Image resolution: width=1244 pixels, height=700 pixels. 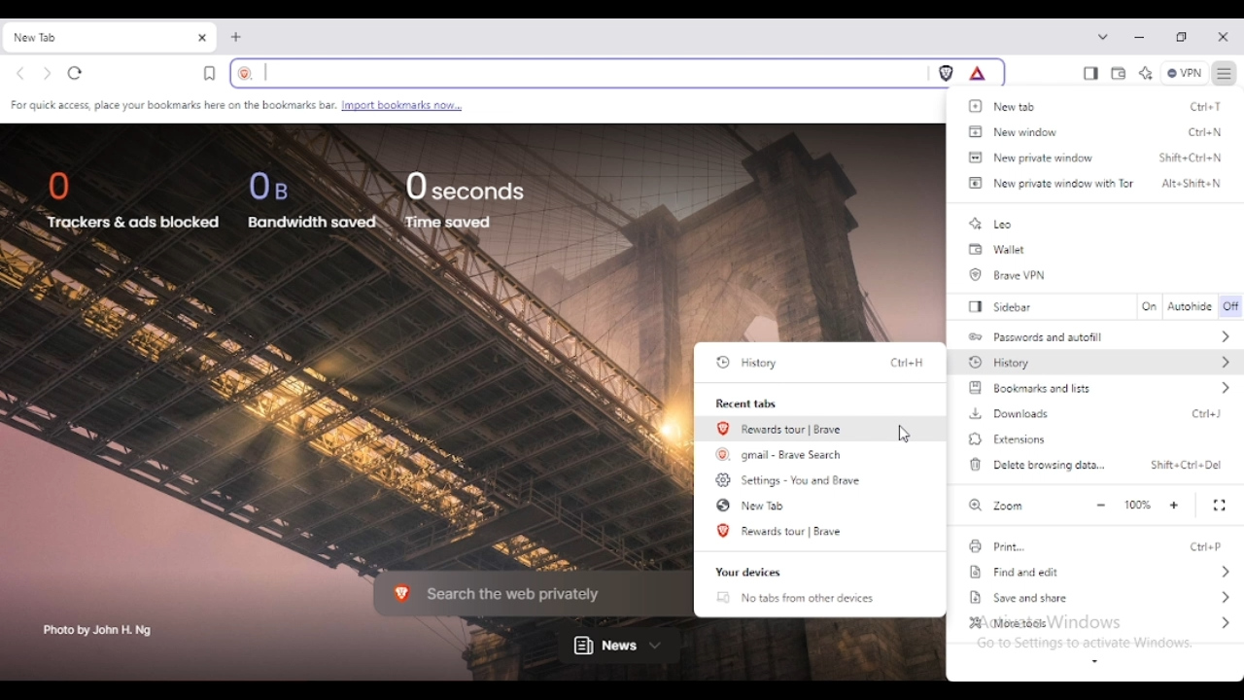 What do you see at coordinates (1226, 73) in the screenshot?
I see `customize and control brave` at bounding box center [1226, 73].